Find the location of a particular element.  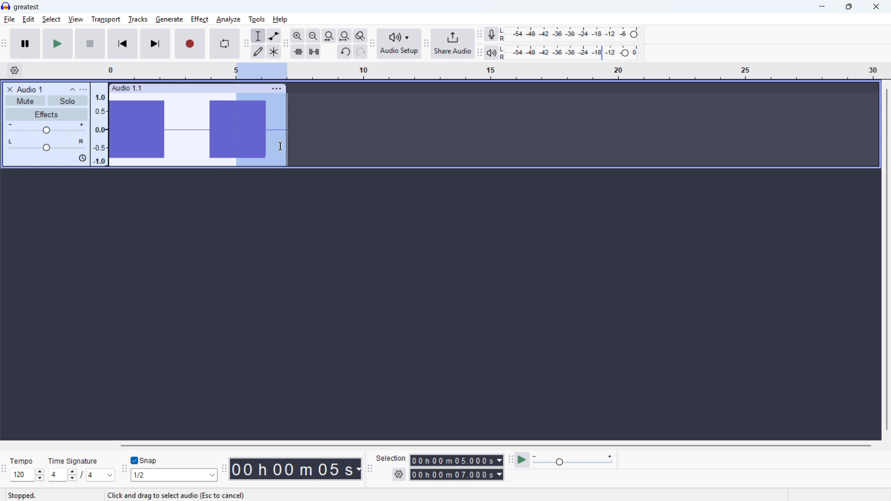

Recording level  is located at coordinates (572, 34).